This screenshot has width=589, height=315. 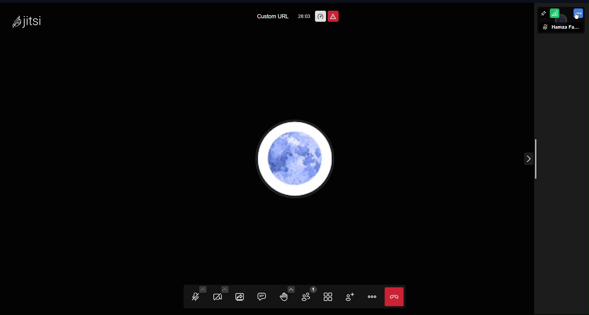 I want to click on Video, so click(x=220, y=296).